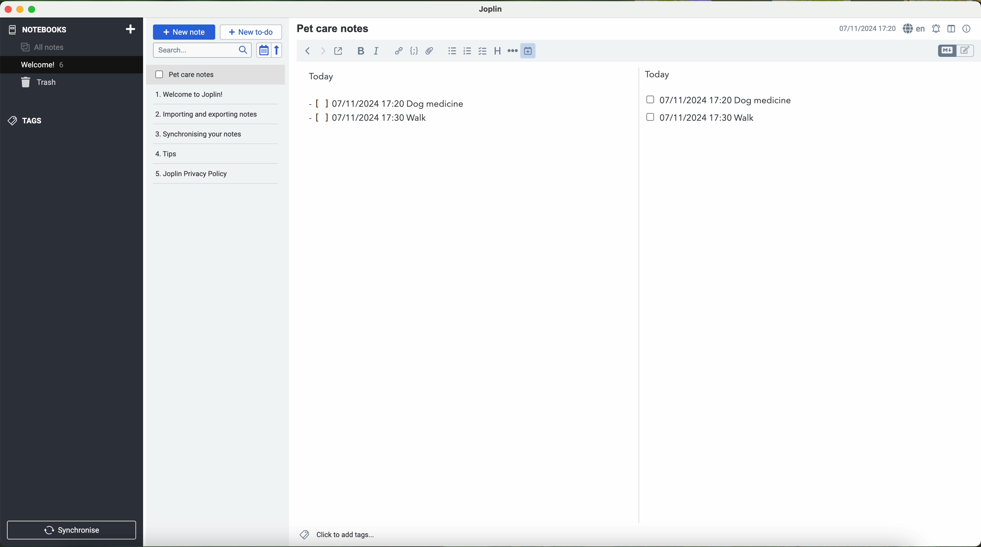 The image size is (981, 547). Describe the element at coordinates (467, 51) in the screenshot. I see `numbered list` at that location.